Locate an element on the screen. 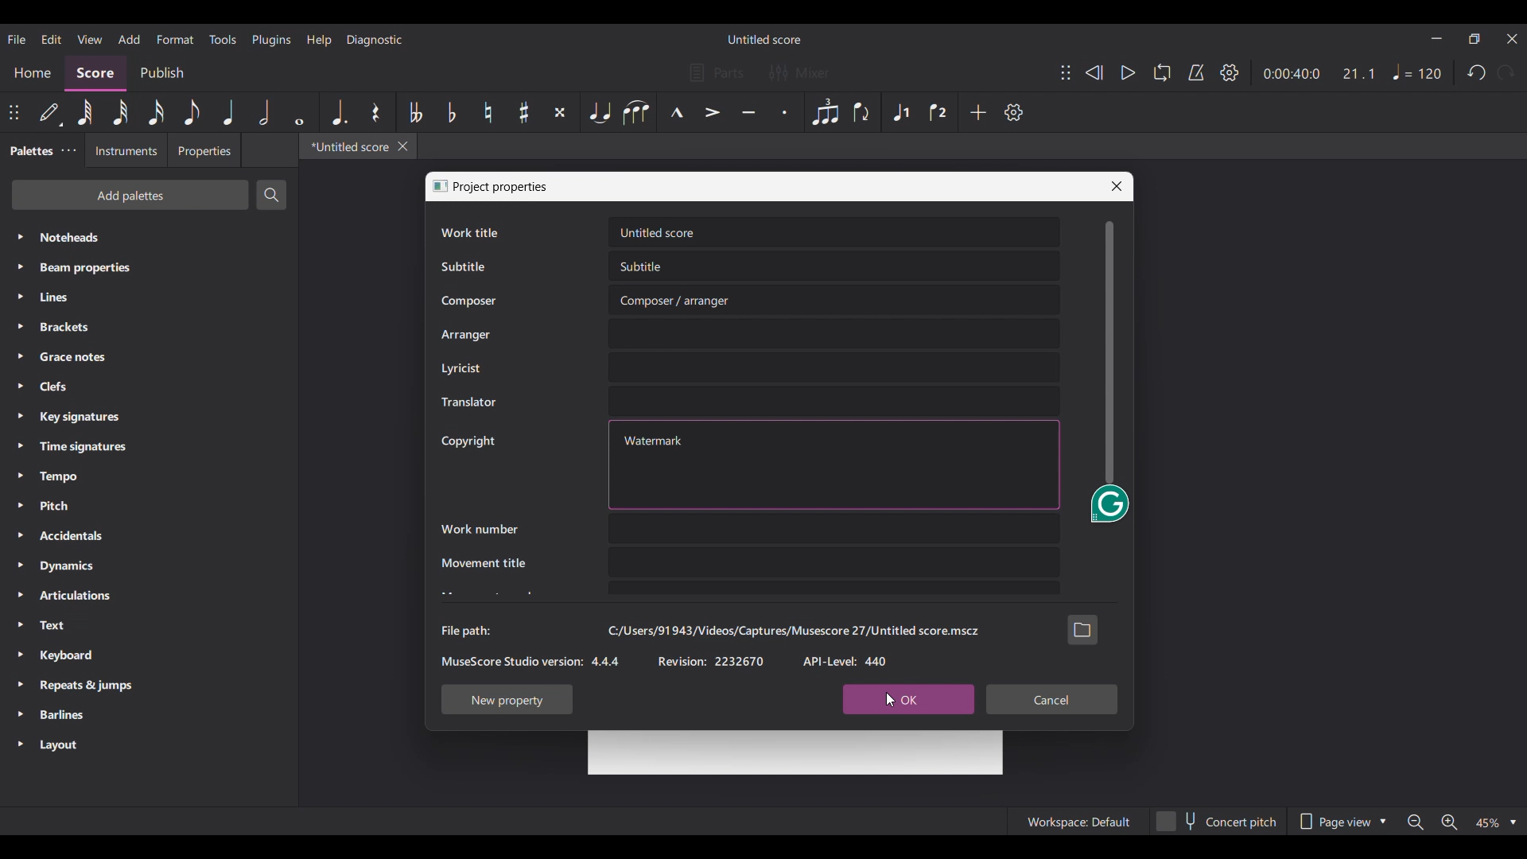  Current ratio is located at coordinates (1358, 73).